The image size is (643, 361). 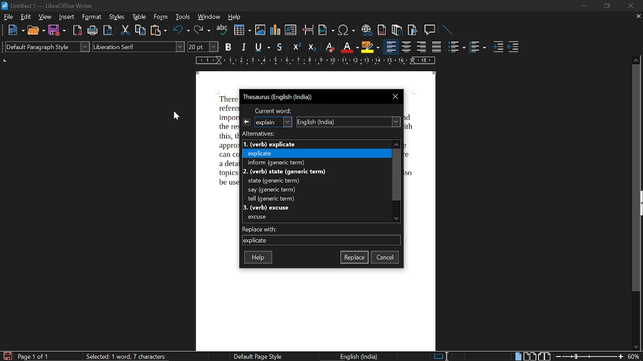 What do you see at coordinates (544, 356) in the screenshot?
I see `book view` at bounding box center [544, 356].